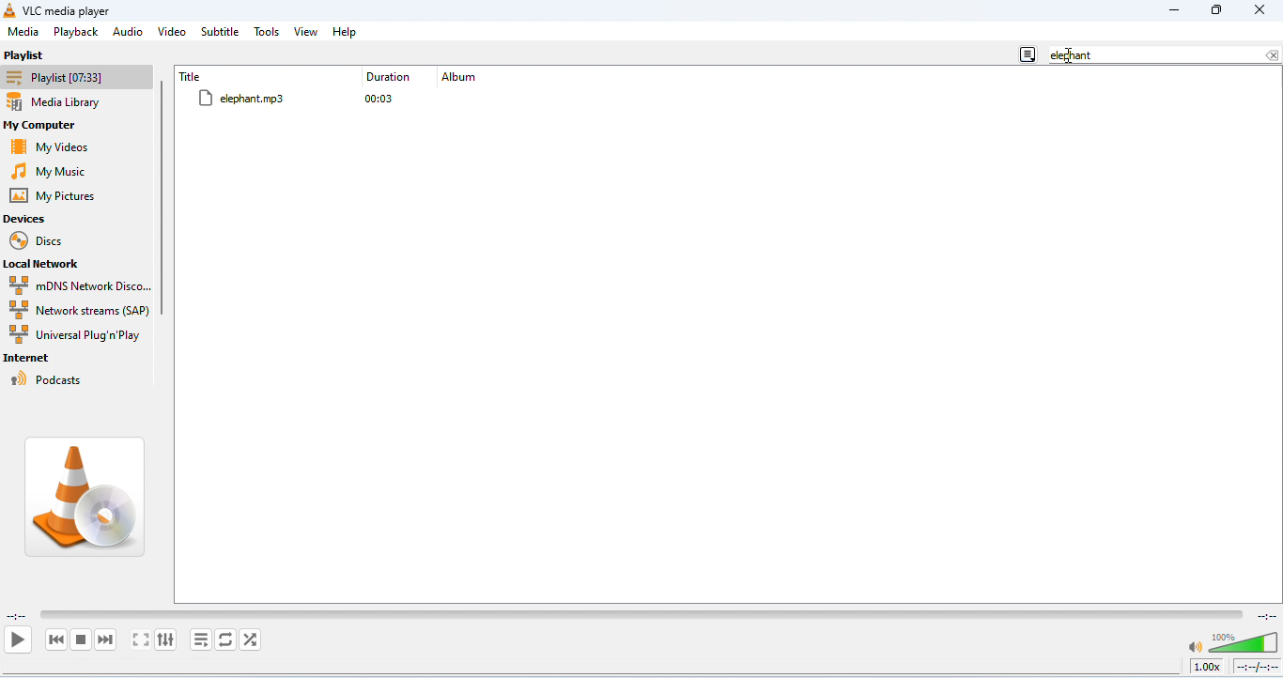  I want to click on local network, so click(52, 265).